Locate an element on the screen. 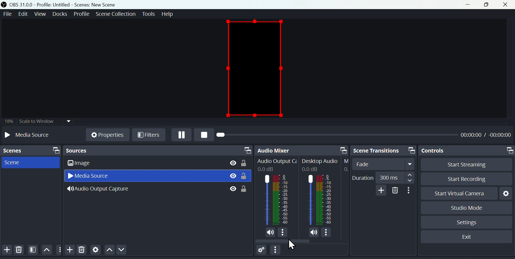 This screenshot has width=515, height=259. Scale two window is located at coordinates (36, 121).